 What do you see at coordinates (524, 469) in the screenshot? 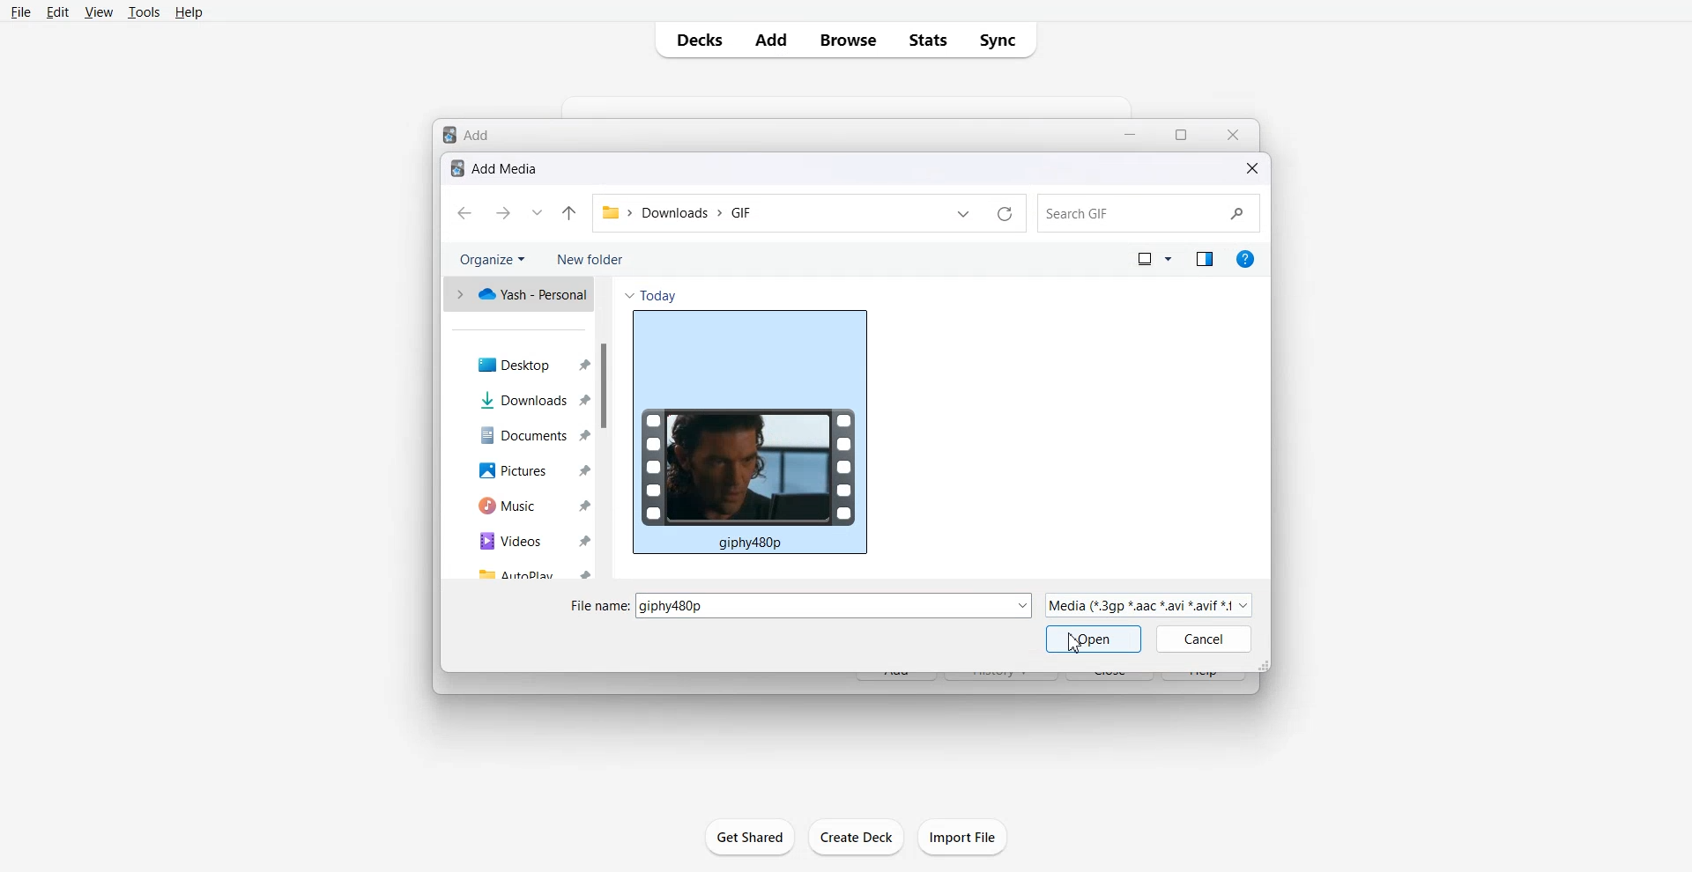
I see `Pictures` at bounding box center [524, 469].